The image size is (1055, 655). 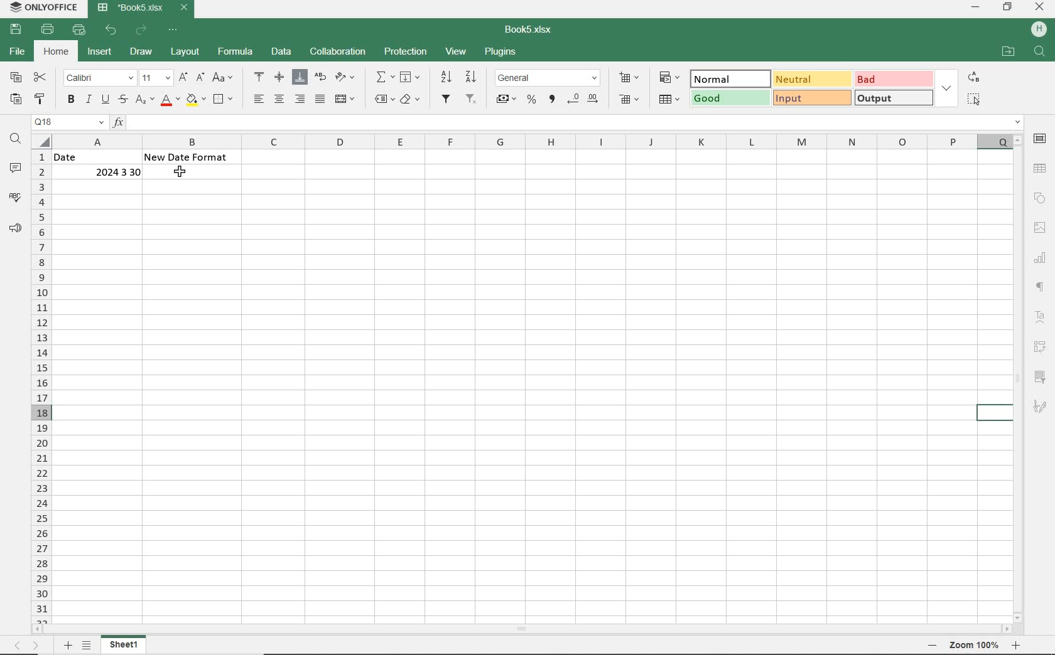 I want to click on COPY, so click(x=16, y=78).